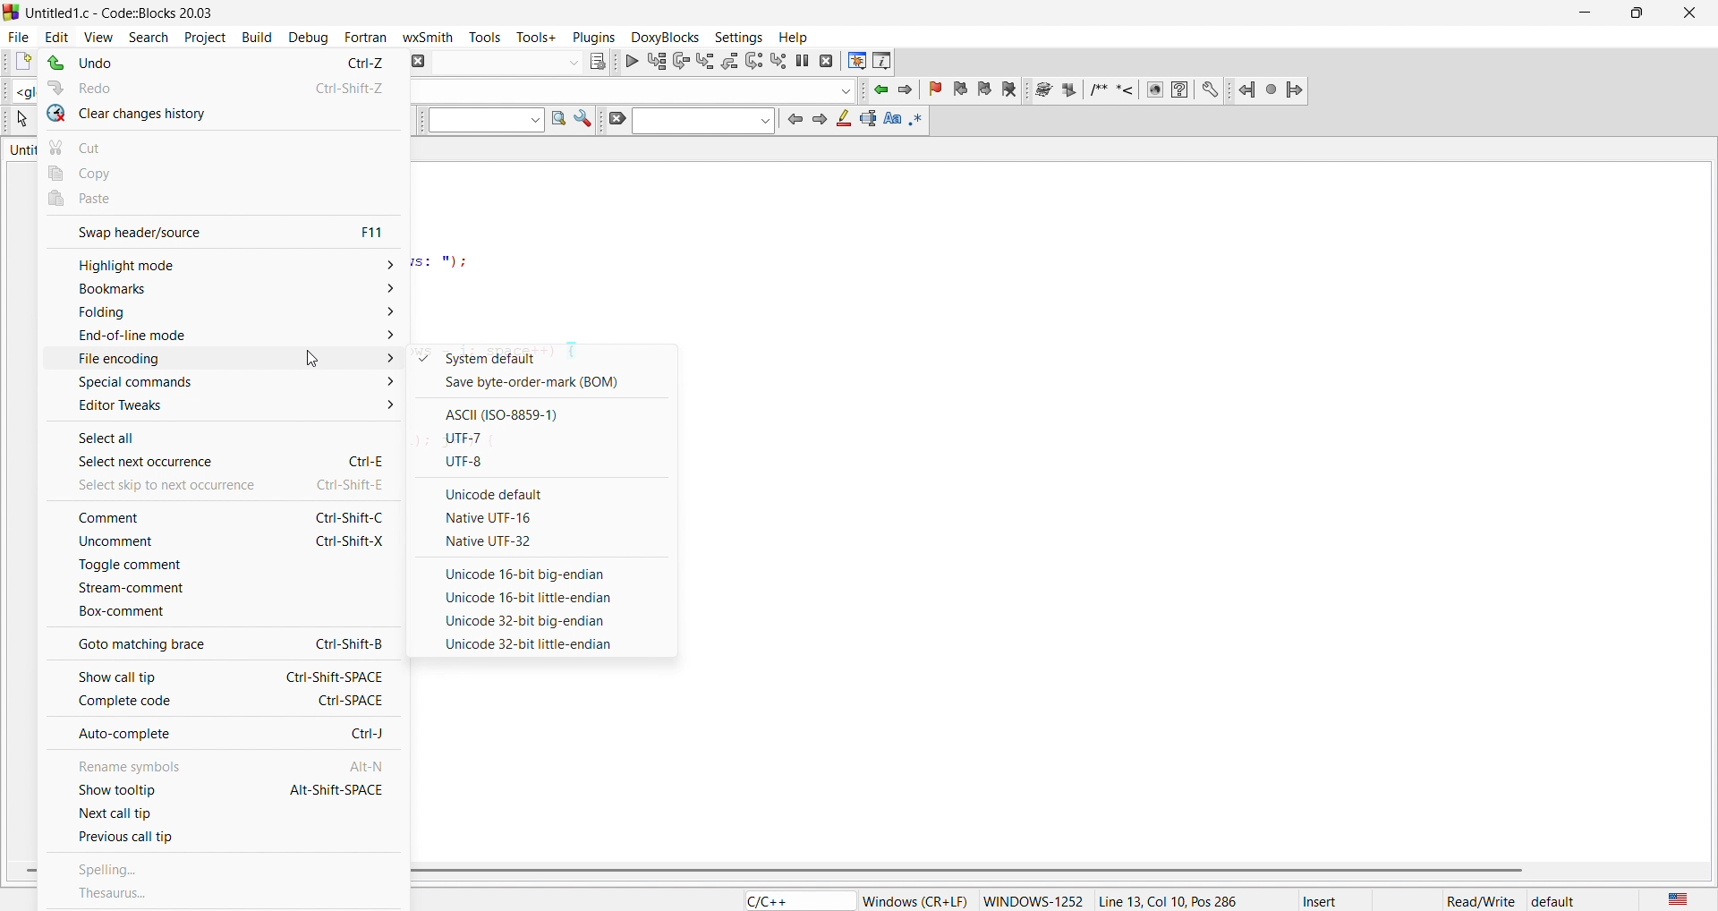 This screenshot has width=1718, height=911. Describe the element at coordinates (543, 543) in the screenshot. I see `Native UTF-32` at that location.